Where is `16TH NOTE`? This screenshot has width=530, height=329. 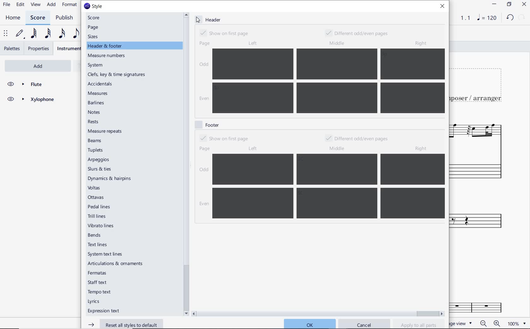 16TH NOTE is located at coordinates (62, 33).